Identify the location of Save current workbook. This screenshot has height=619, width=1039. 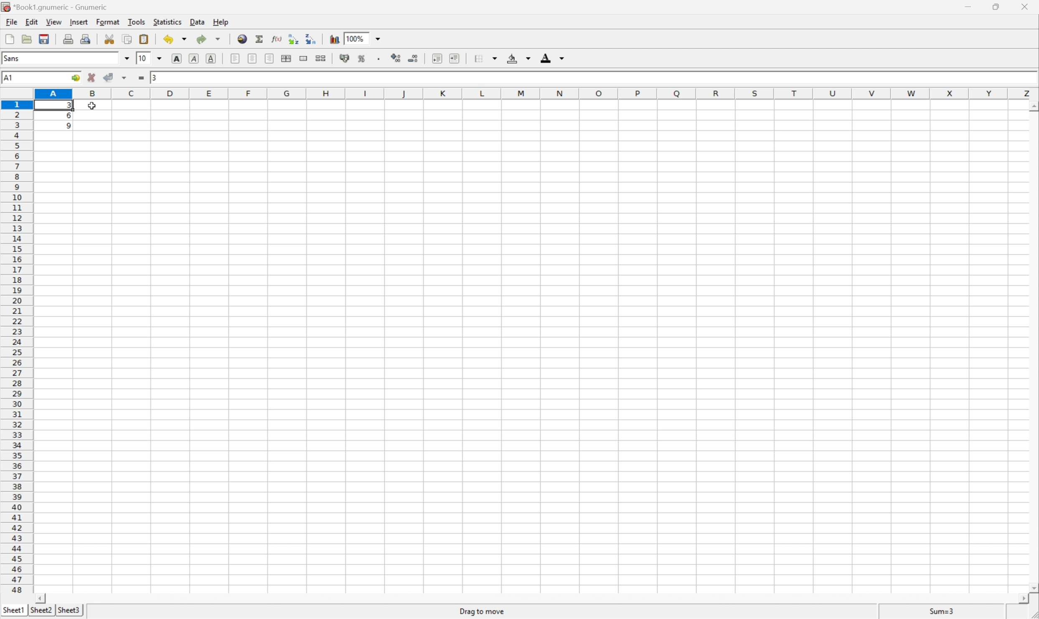
(42, 40).